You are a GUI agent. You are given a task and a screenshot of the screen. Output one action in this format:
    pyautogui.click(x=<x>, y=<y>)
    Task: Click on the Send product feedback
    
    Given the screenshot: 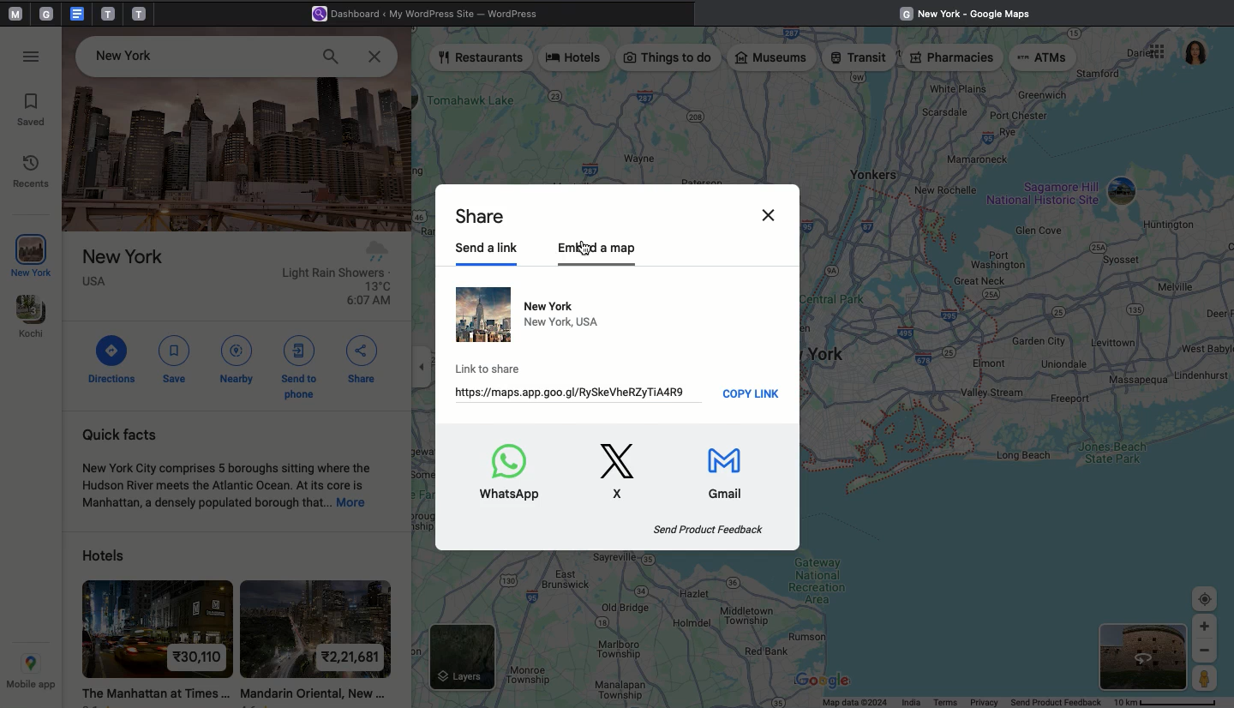 What is the action you would take?
    pyautogui.click(x=710, y=530)
    